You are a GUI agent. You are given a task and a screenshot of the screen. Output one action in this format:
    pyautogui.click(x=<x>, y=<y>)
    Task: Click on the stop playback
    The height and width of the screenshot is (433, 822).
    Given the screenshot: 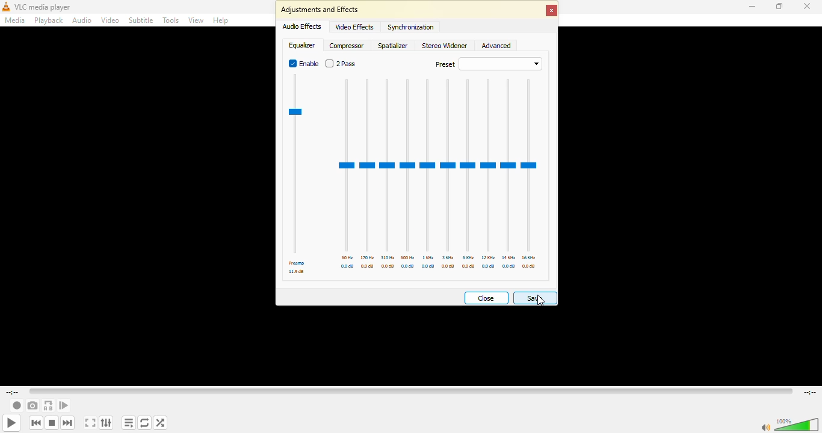 What is the action you would take?
    pyautogui.click(x=52, y=422)
    